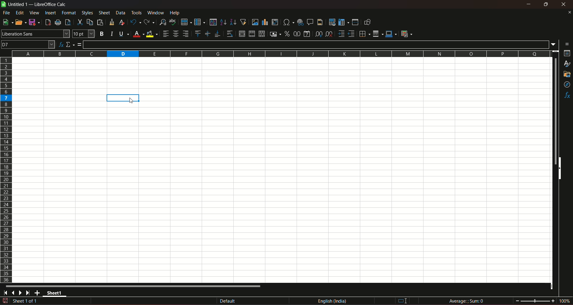 The width and height of the screenshot is (573, 305). What do you see at coordinates (341, 34) in the screenshot?
I see `increase indent` at bounding box center [341, 34].